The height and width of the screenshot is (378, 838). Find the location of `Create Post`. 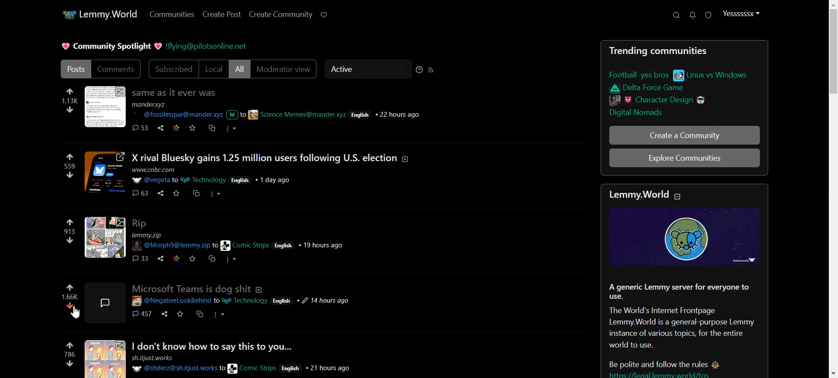

Create Post is located at coordinates (222, 14).